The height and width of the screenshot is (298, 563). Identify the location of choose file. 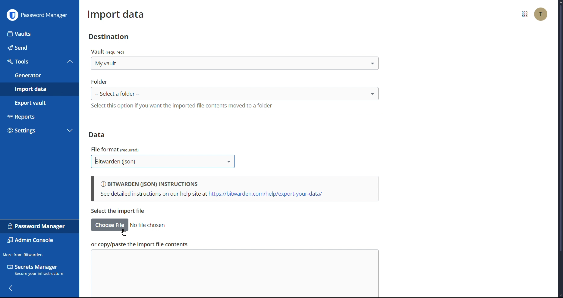
(109, 225).